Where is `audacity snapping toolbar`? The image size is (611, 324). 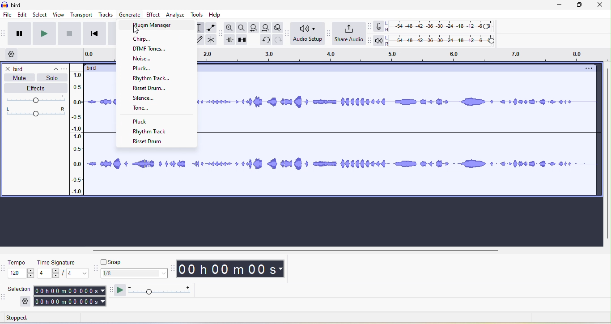 audacity snapping toolbar is located at coordinates (95, 269).